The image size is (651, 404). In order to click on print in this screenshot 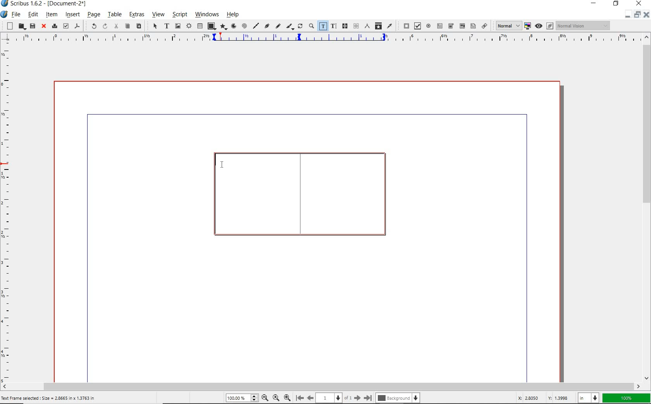, I will do `click(54, 26)`.